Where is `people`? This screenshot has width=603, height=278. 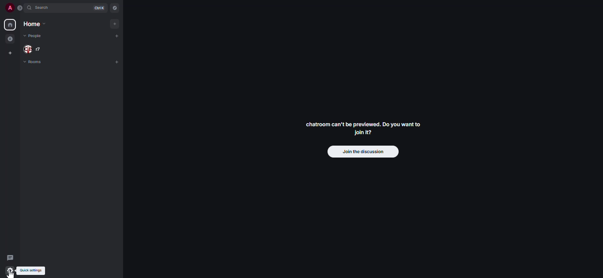
people is located at coordinates (36, 37).